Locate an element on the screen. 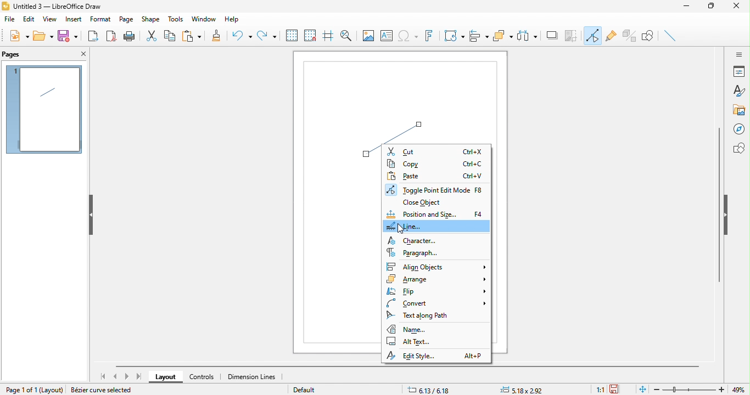  flip is located at coordinates (436, 291).